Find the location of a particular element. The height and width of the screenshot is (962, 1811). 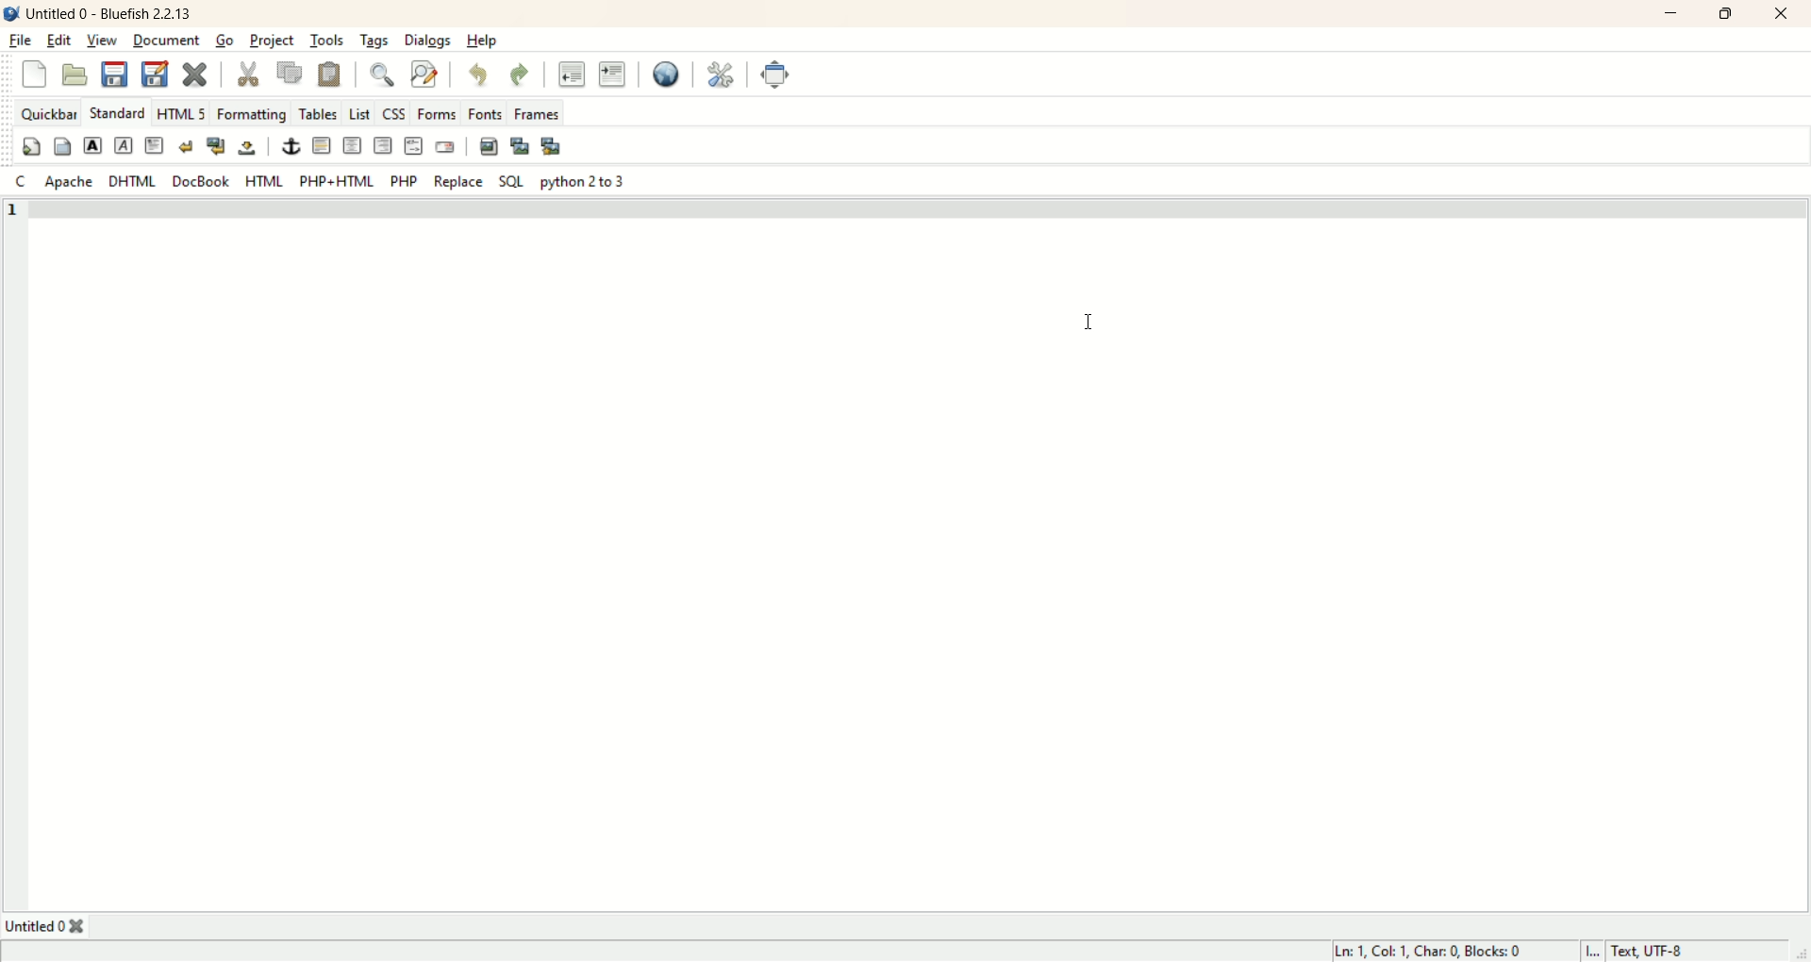

strong is located at coordinates (91, 145).